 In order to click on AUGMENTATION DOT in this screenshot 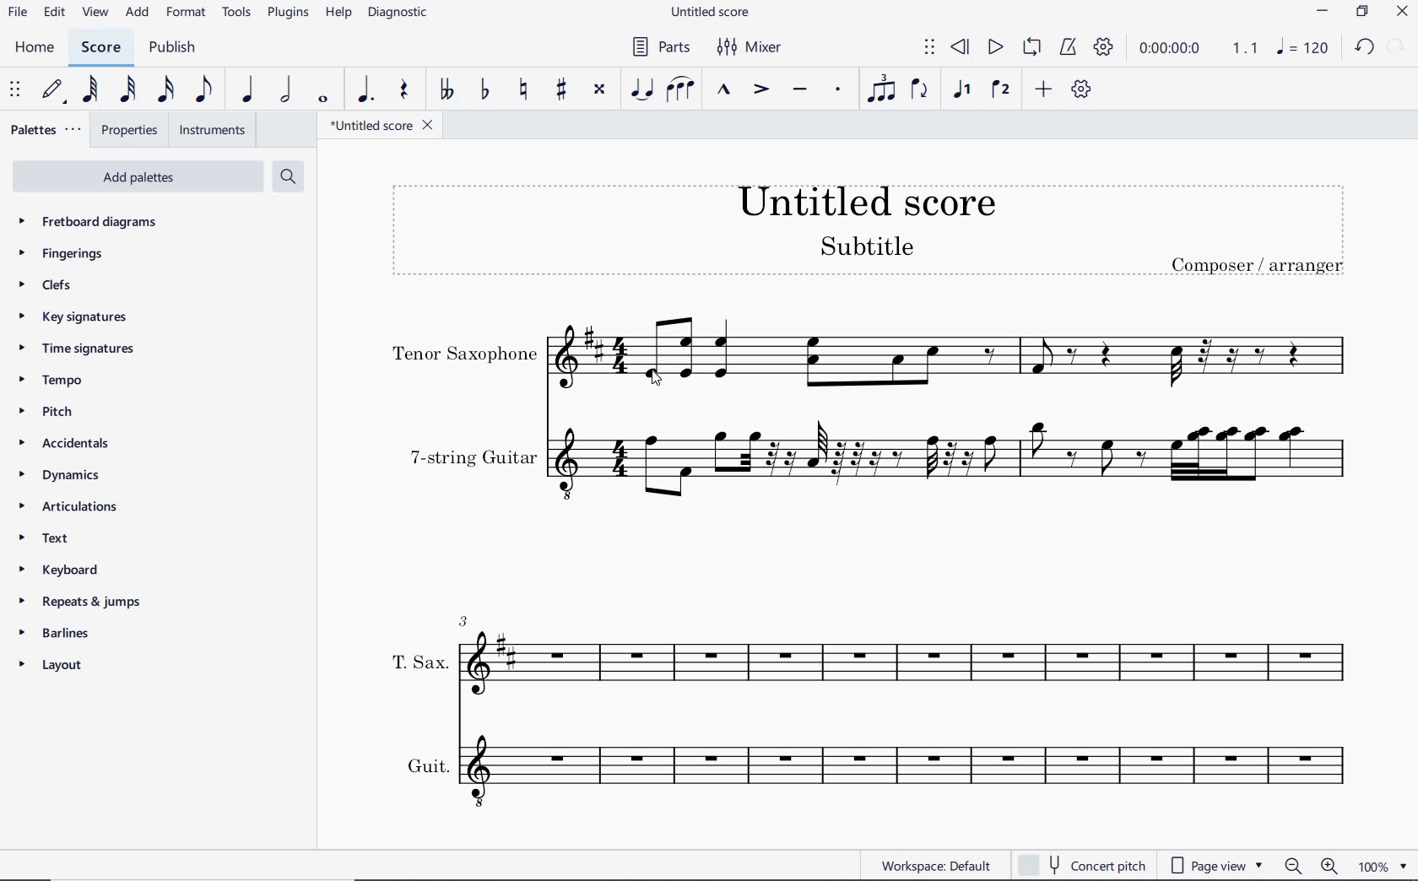, I will do `click(366, 90)`.